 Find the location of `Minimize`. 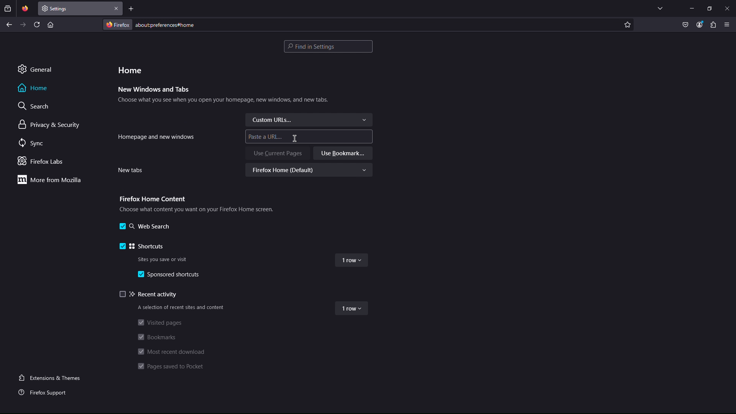

Minimize is located at coordinates (692, 8).